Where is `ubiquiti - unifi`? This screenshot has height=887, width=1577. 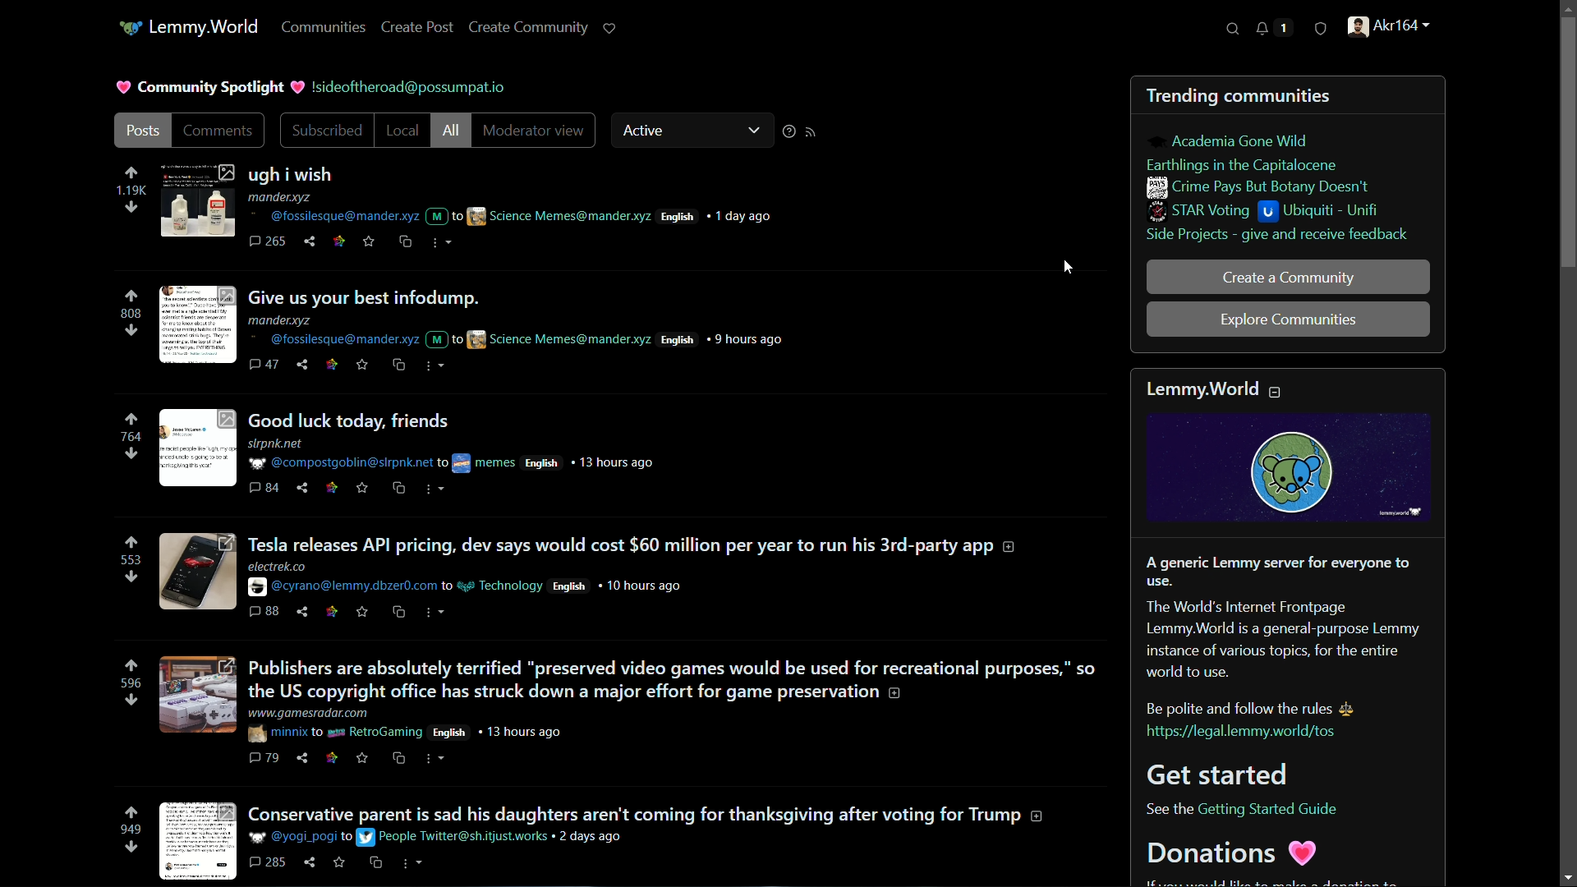 ubiquiti - unifi is located at coordinates (1324, 213).